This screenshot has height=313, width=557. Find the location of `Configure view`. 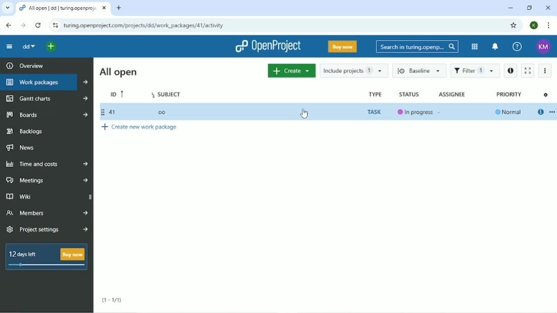

Configure view is located at coordinates (546, 95).